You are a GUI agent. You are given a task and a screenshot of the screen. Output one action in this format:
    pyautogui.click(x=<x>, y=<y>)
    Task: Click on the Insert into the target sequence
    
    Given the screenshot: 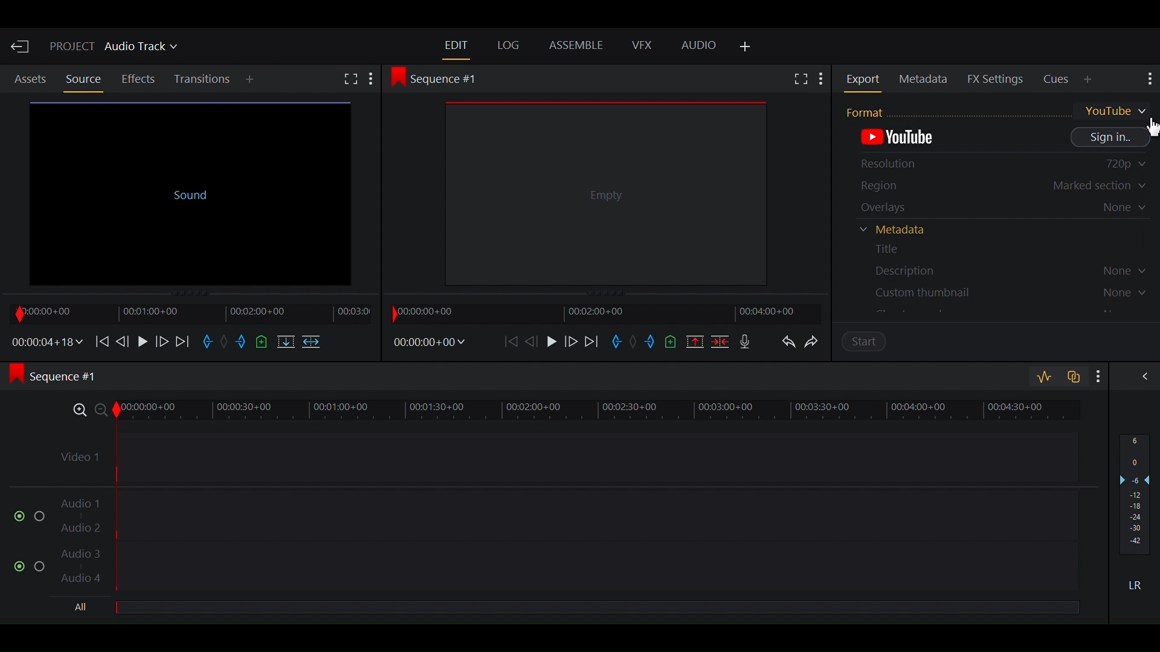 What is the action you would take?
    pyautogui.click(x=311, y=343)
    